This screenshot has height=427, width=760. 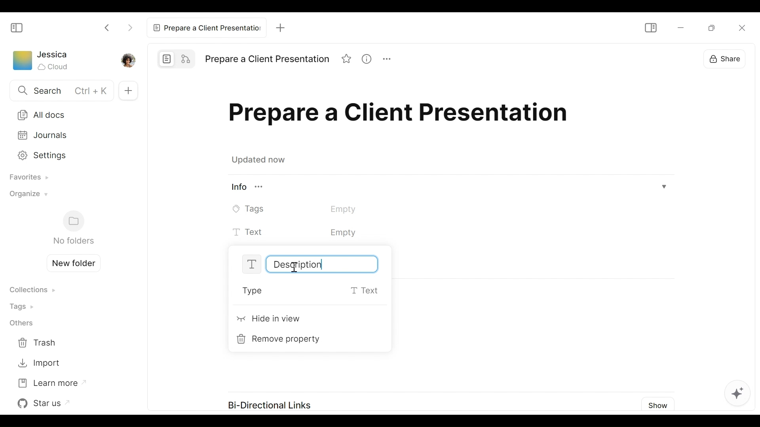 I want to click on Import, so click(x=39, y=363).